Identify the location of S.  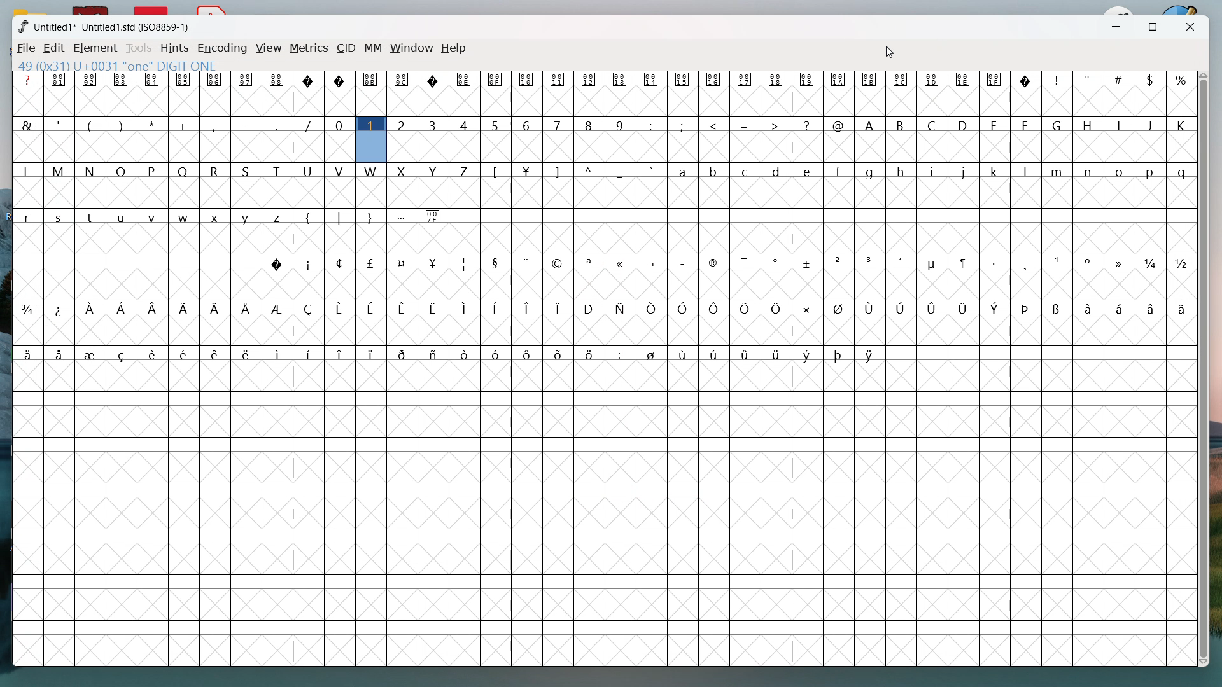
(247, 169).